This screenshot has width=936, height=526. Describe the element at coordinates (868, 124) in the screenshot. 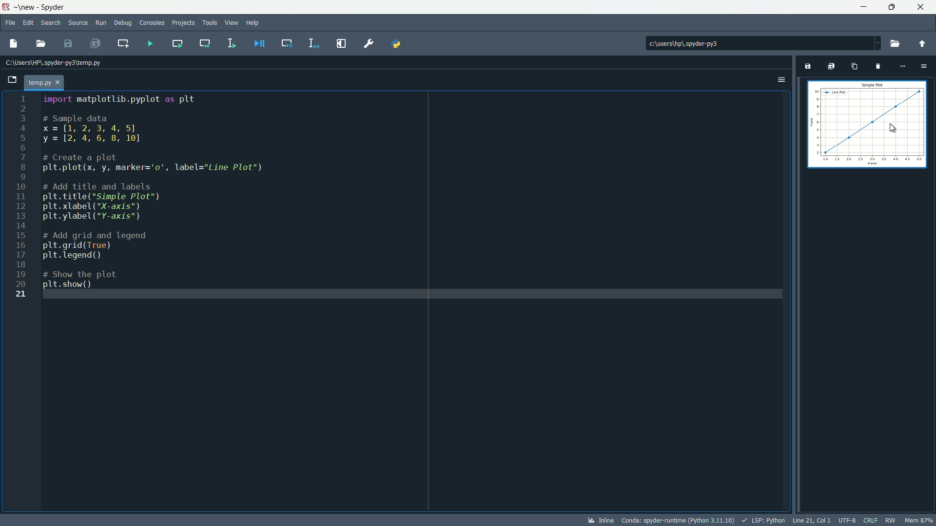

I see `graph` at that location.